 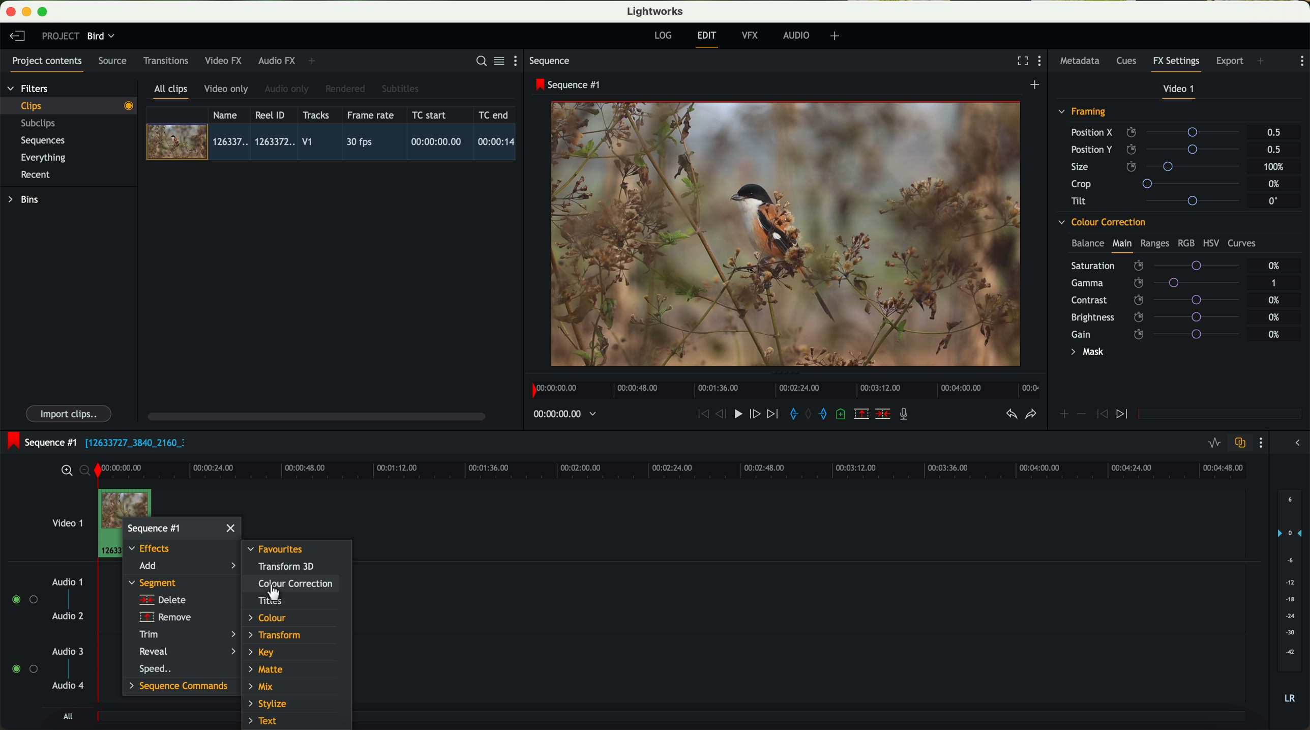 What do you see at coordinates (153, 583) in the screenshot?
I see `segment` at bounding box center [153, 583].